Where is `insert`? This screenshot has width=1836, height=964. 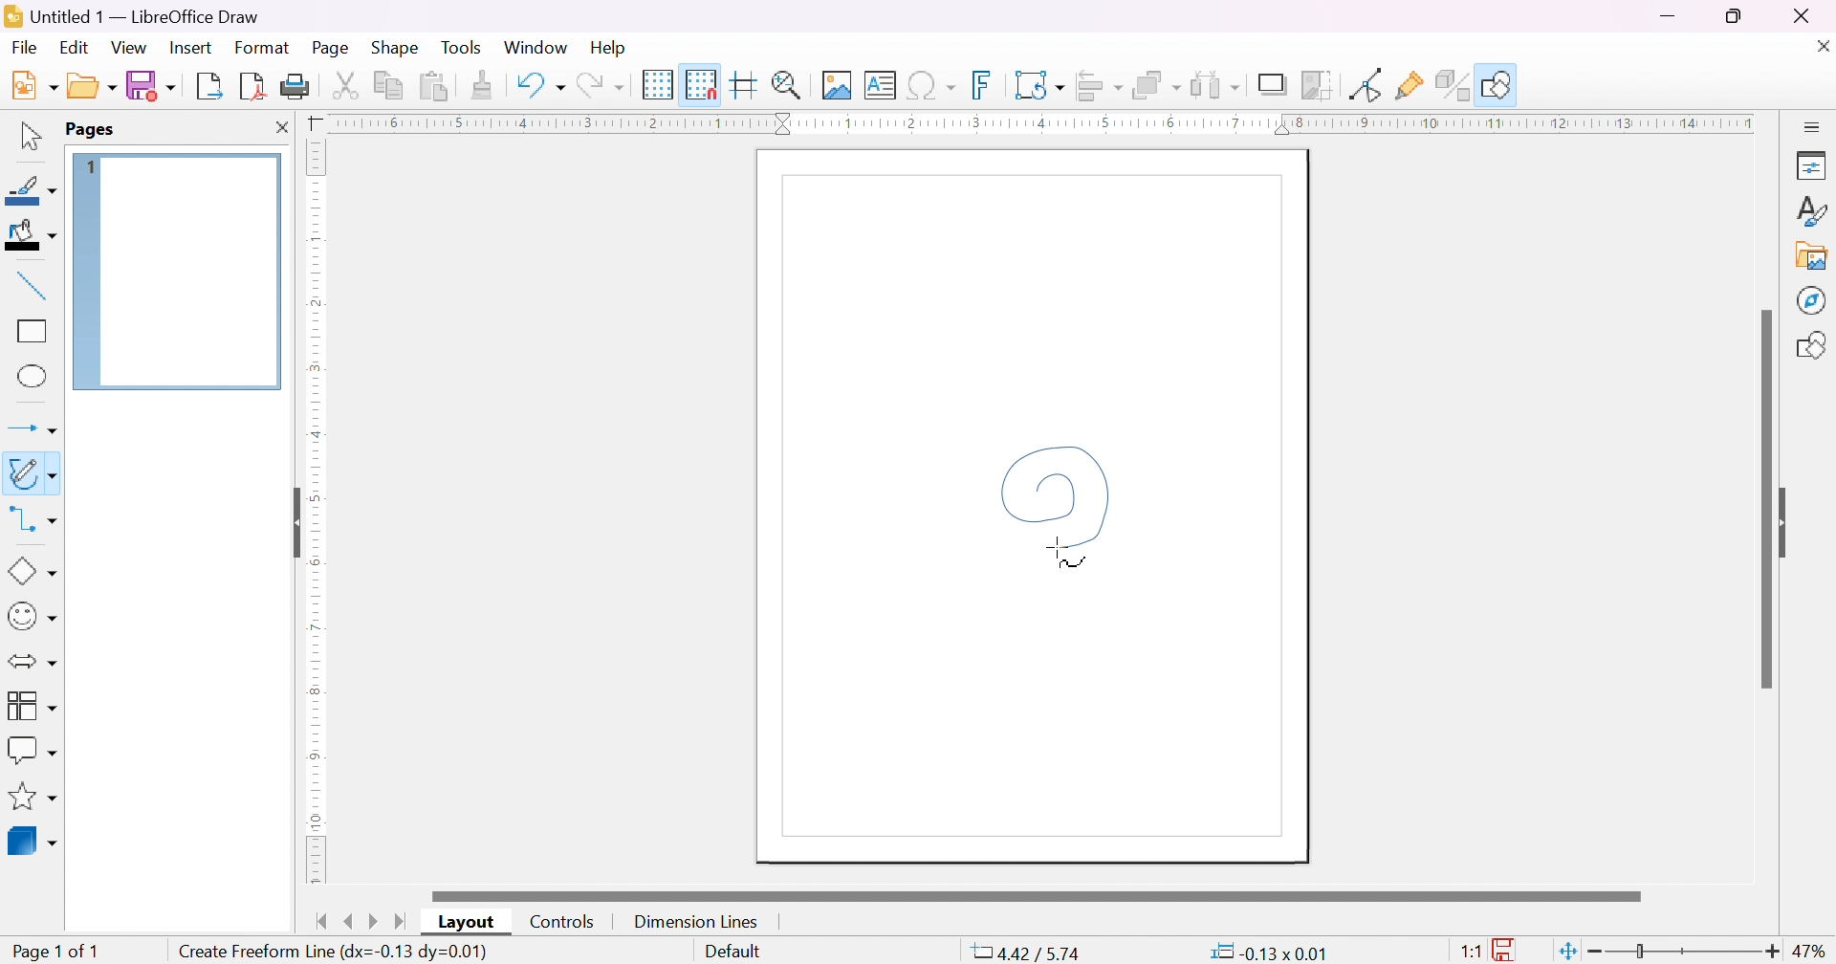 insert is located at coordinates (189, 47).